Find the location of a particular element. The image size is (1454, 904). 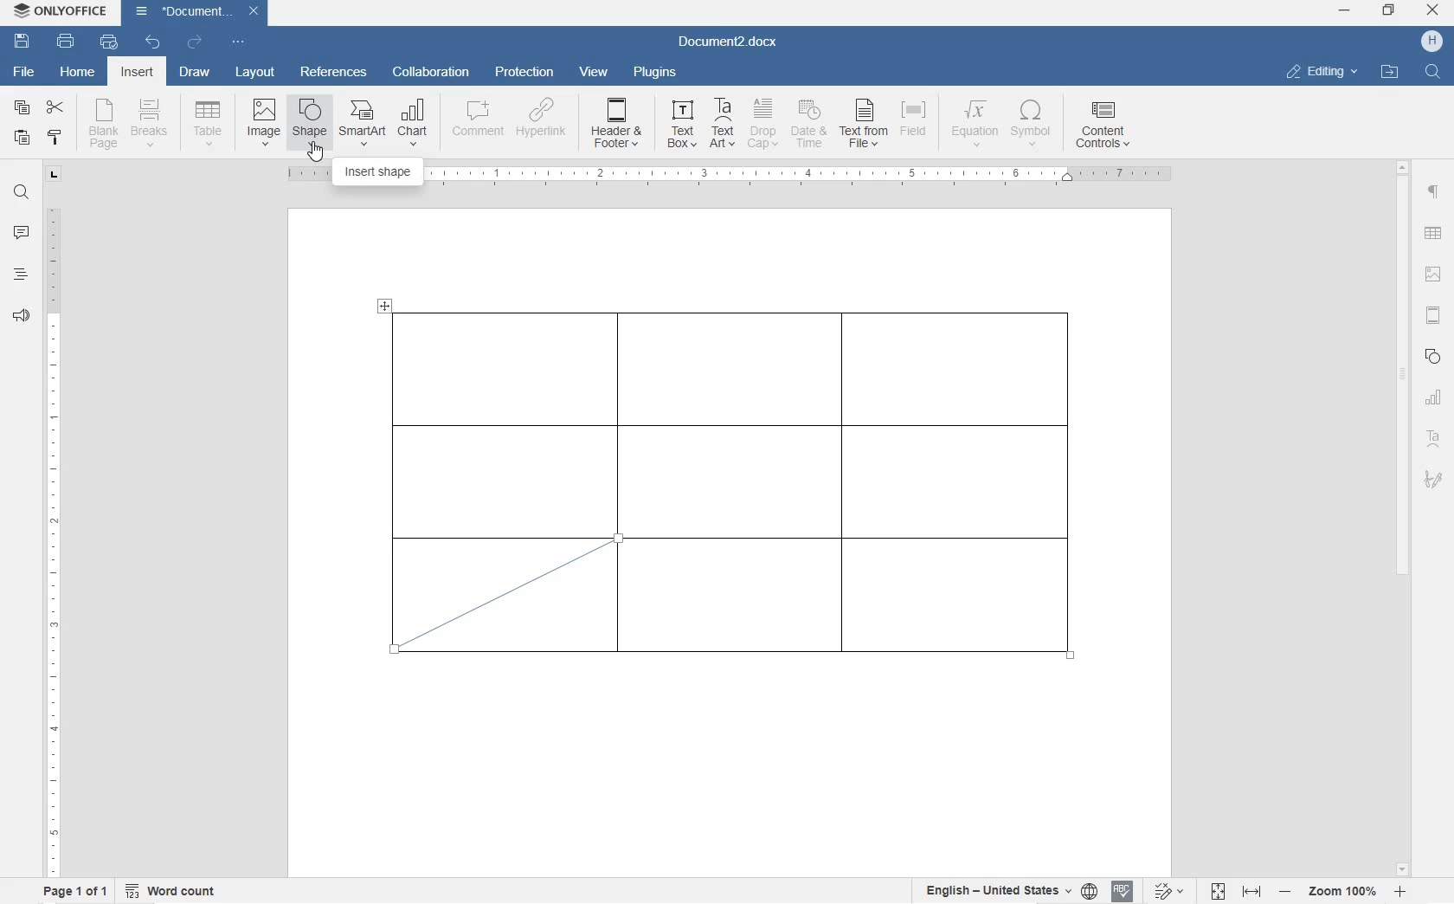

textart is located at coordinates (1432, 436).